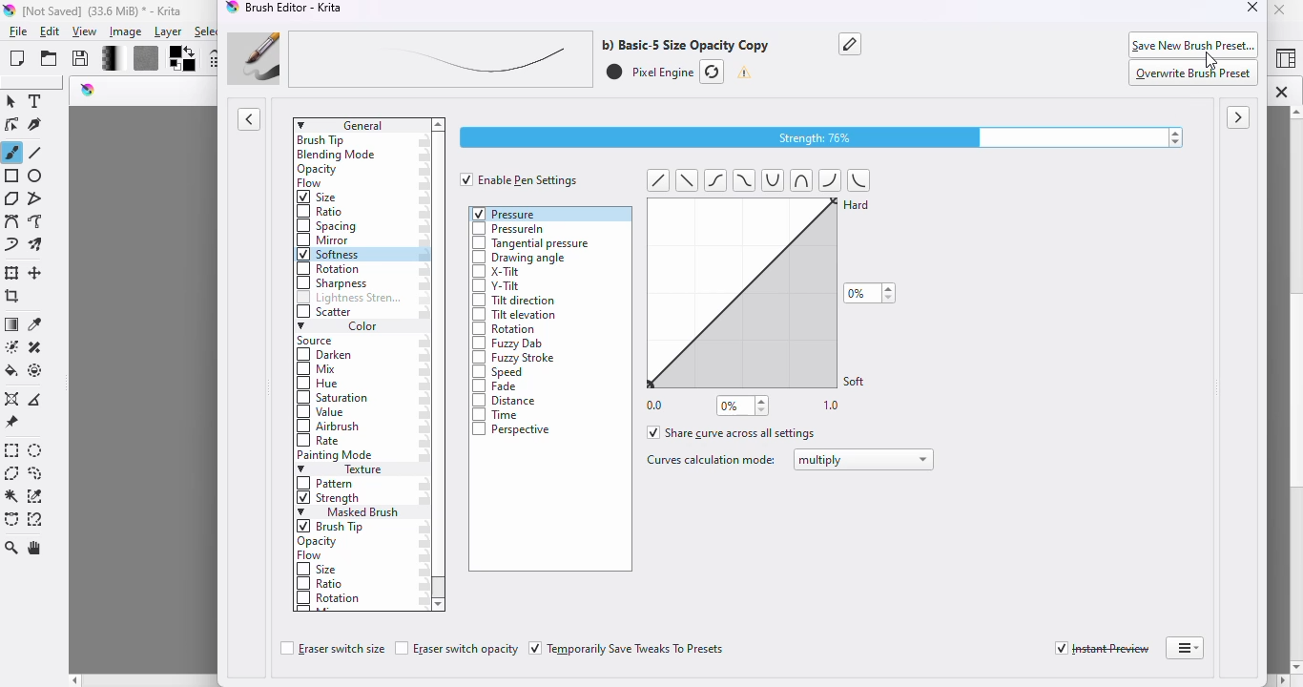 Image resolution: width=1303 pixels, height=687 pixels. I want to click on magnetic curve selection tool, so click(35, 519).